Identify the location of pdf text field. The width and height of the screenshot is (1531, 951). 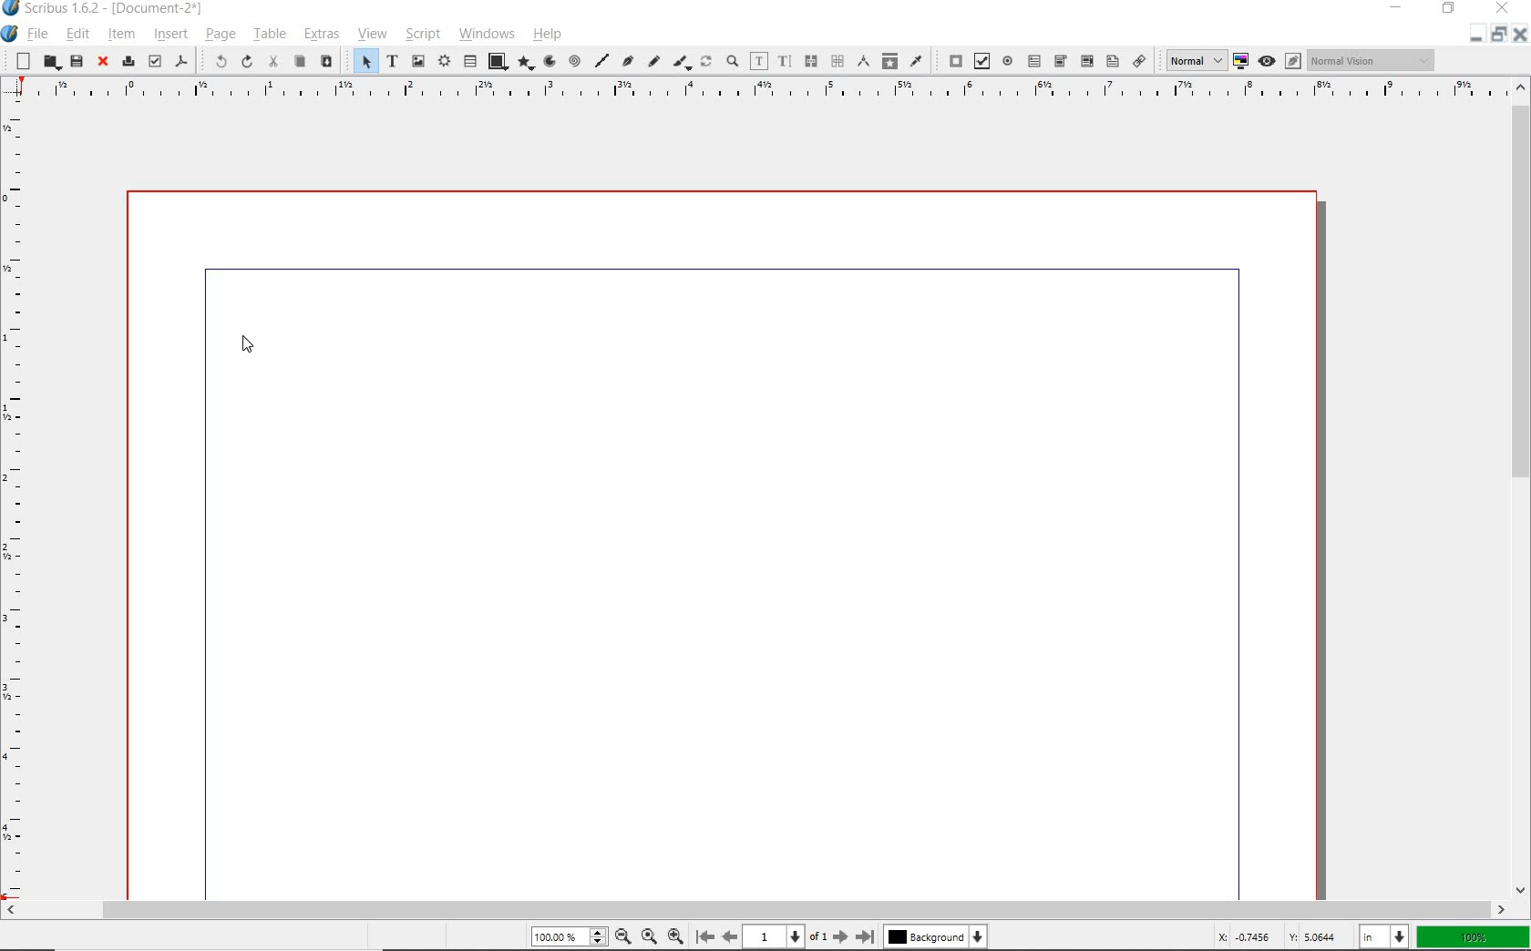
(1034, 61).